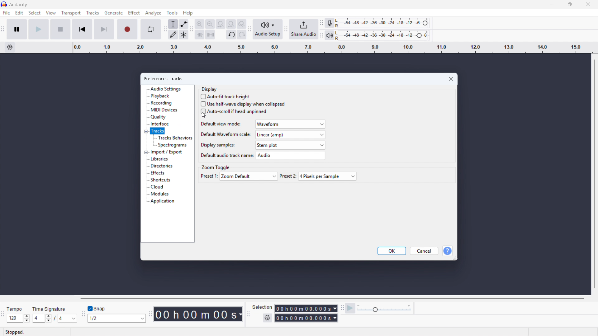 Image resolution: width=598 pixels, height=336 pixels. I want to click on generate, so click(113, 13).